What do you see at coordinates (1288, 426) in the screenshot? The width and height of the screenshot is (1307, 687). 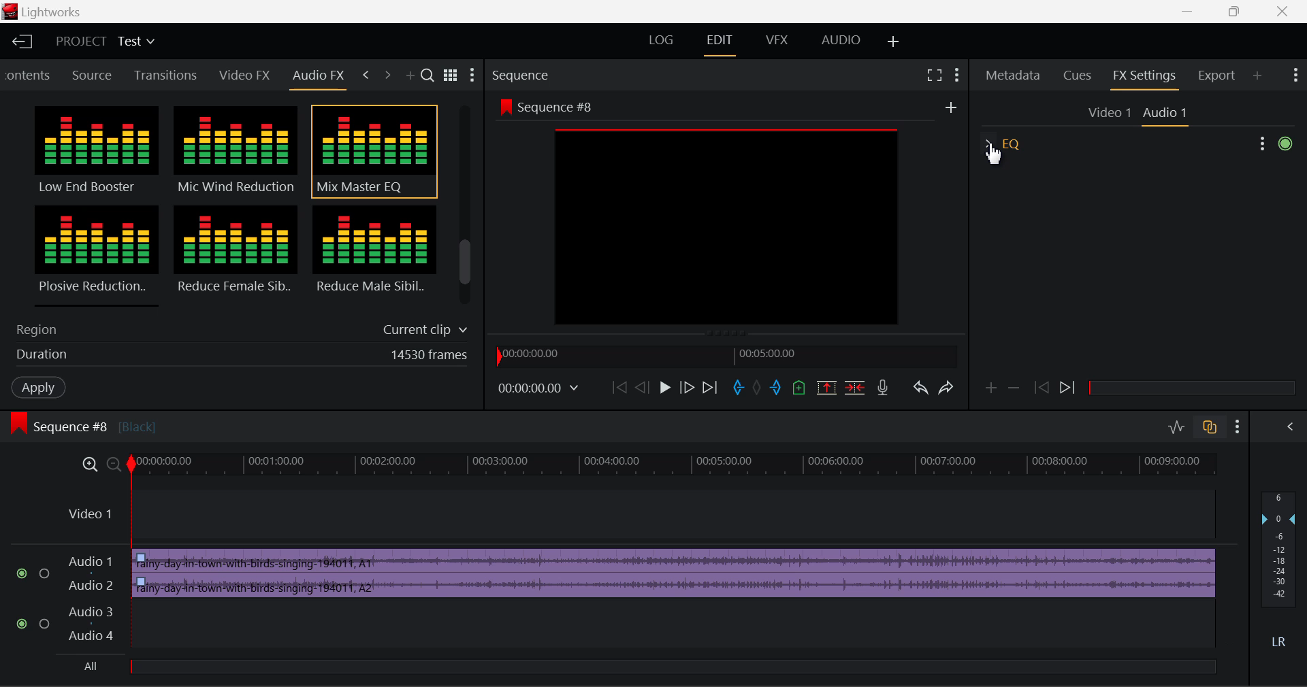 I see `Show Audio Mix` at bounding box center [1288, 426].